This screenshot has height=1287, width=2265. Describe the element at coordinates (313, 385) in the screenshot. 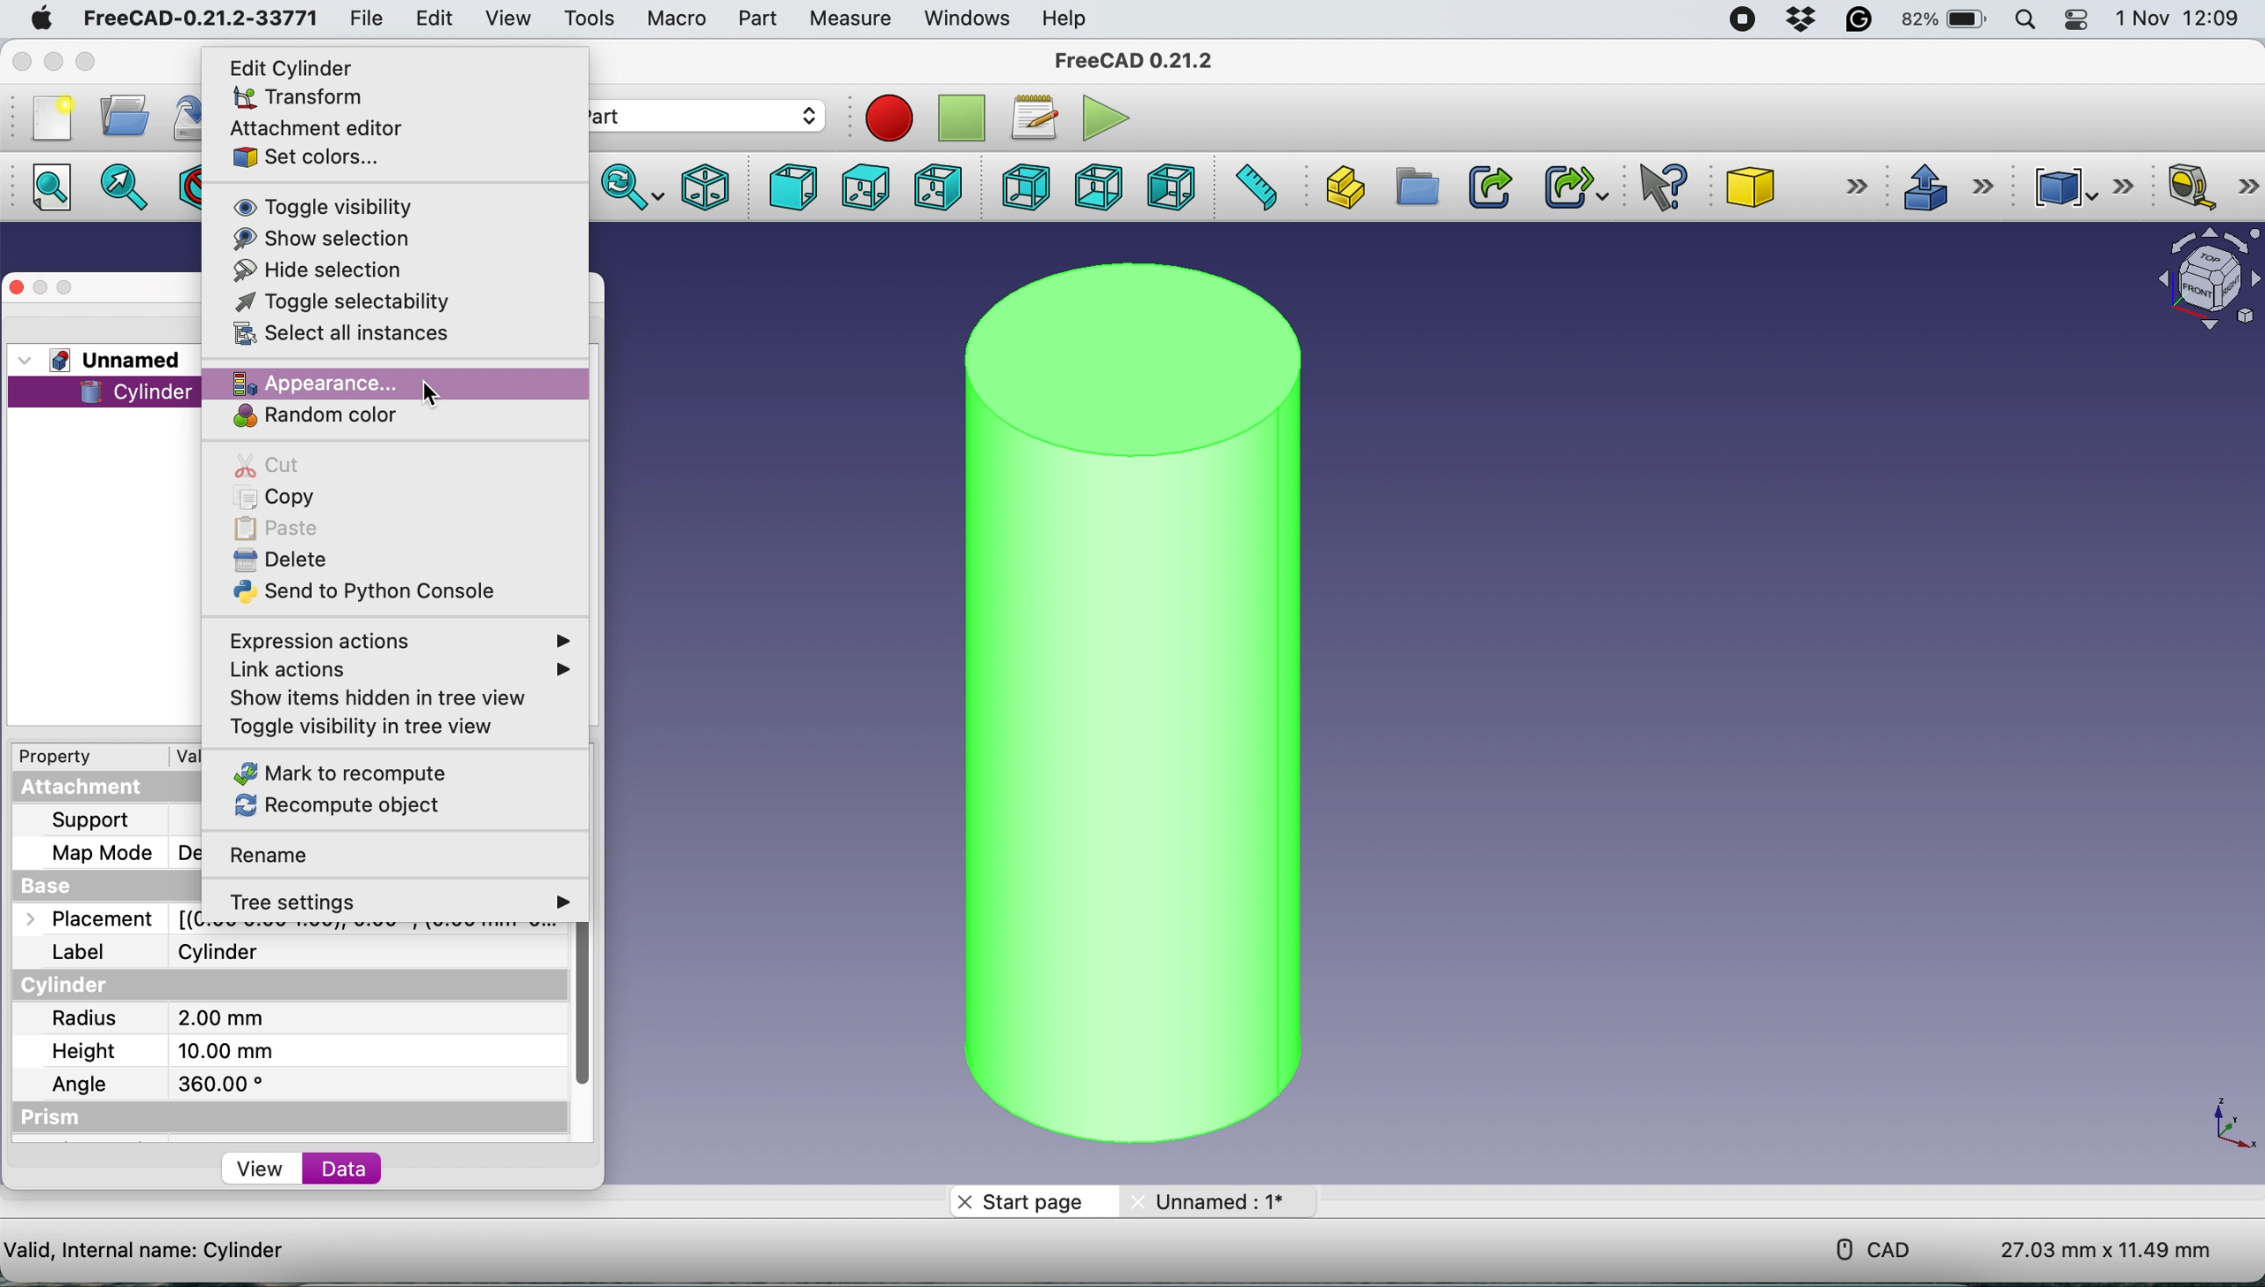

I see `appearance` at that location.